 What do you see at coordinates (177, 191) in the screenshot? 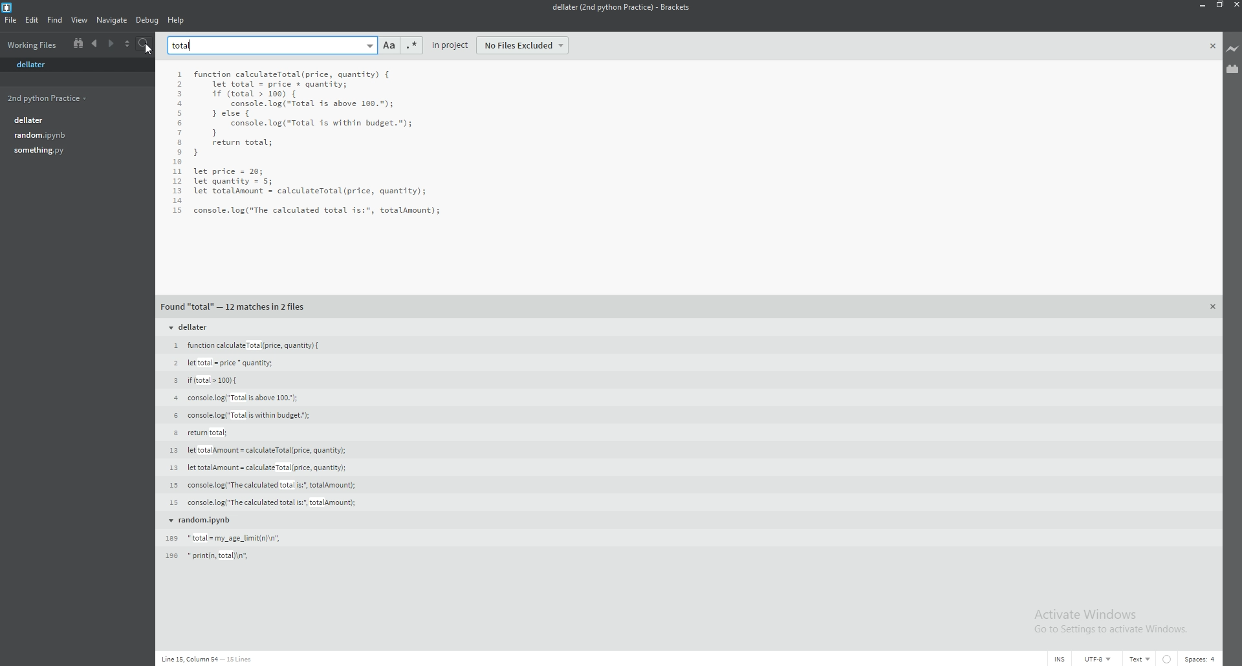
I see `13` at bounding box center [177, 191].